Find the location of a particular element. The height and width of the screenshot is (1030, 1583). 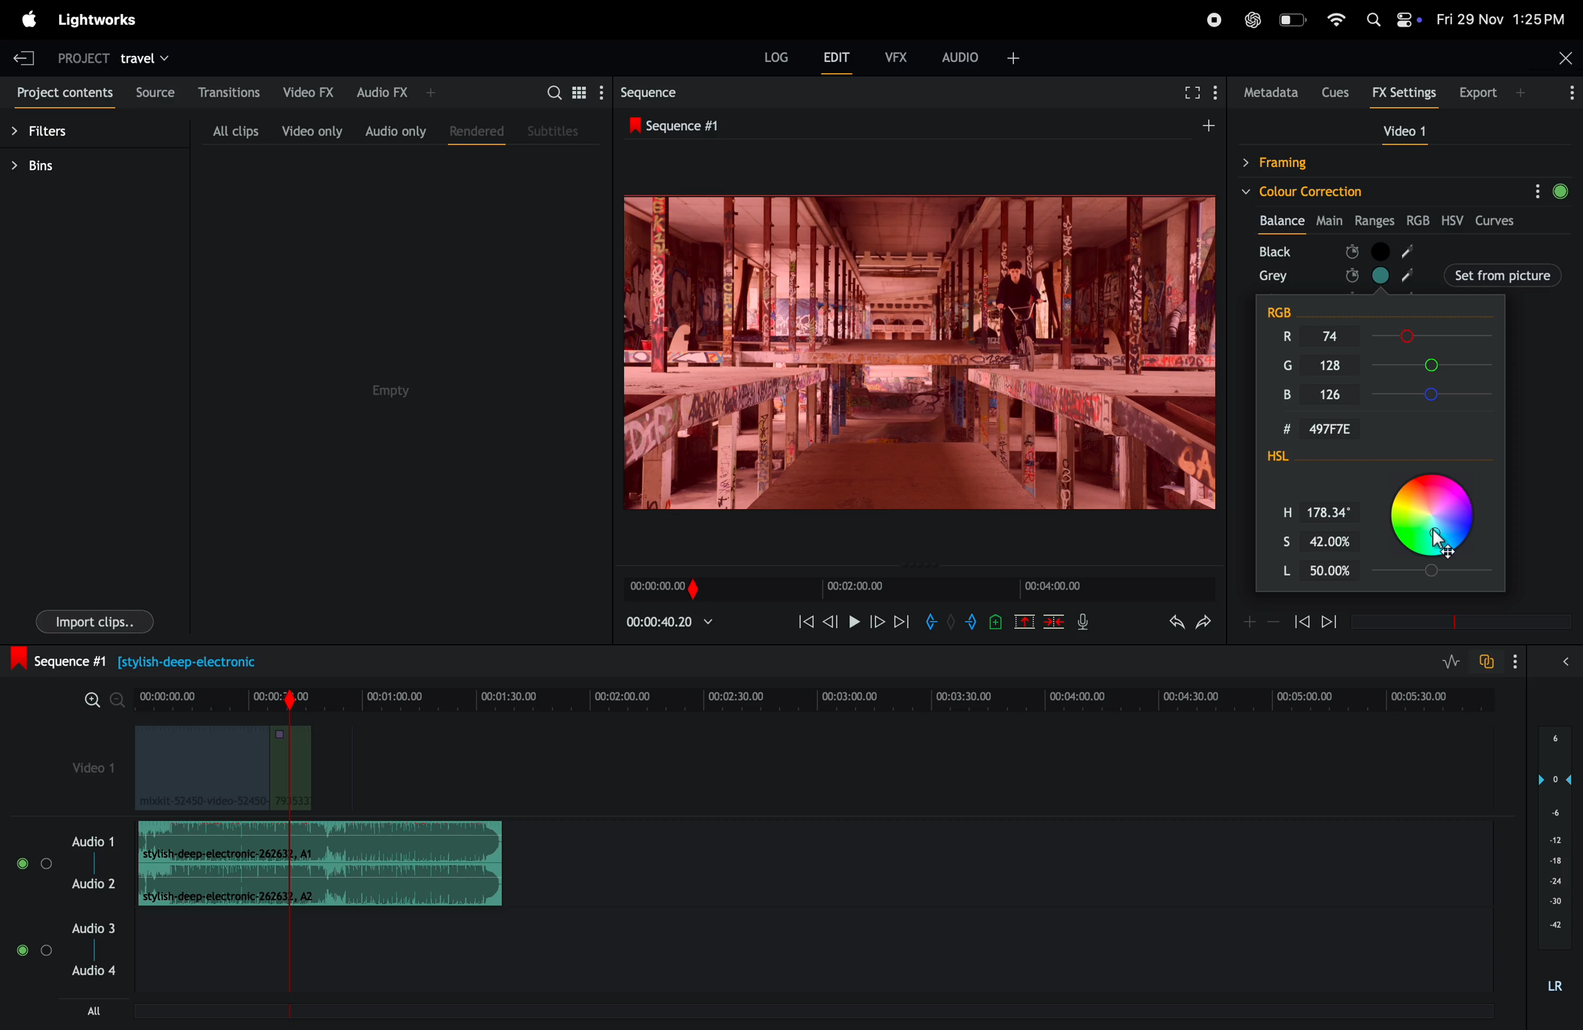

G Slider is located at coordinates (1437, 365).